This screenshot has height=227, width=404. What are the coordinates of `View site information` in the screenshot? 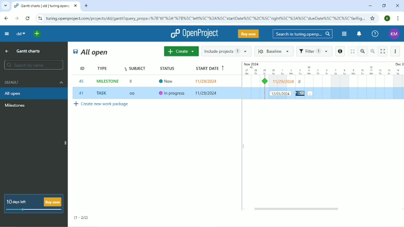 It's located at (40, 18).